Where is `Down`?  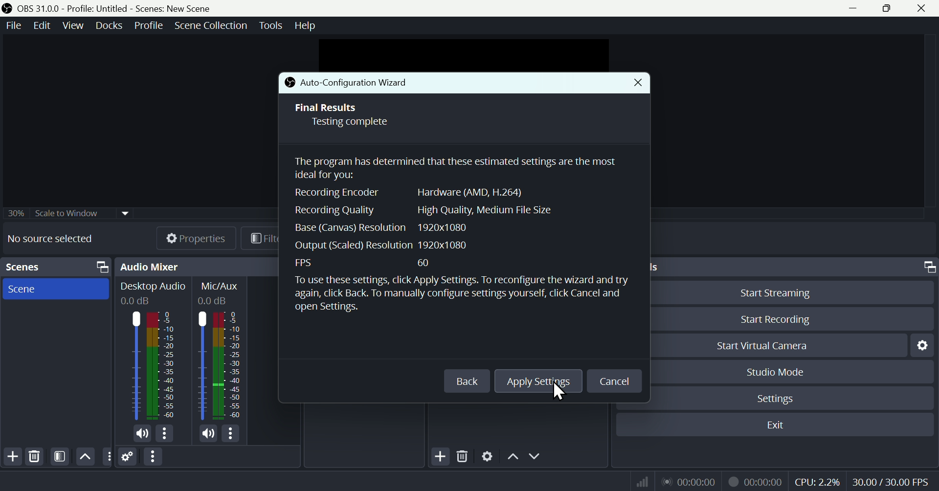
Down is located at coordinates (537, 456).